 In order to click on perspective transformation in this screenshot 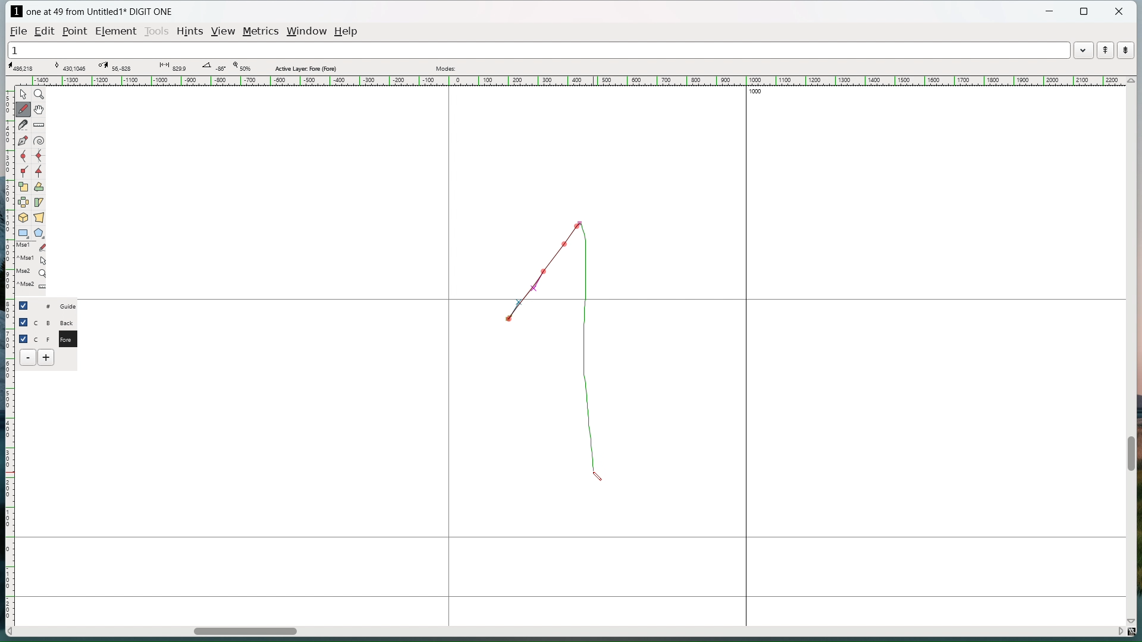, I will do `click(39, 217)`.